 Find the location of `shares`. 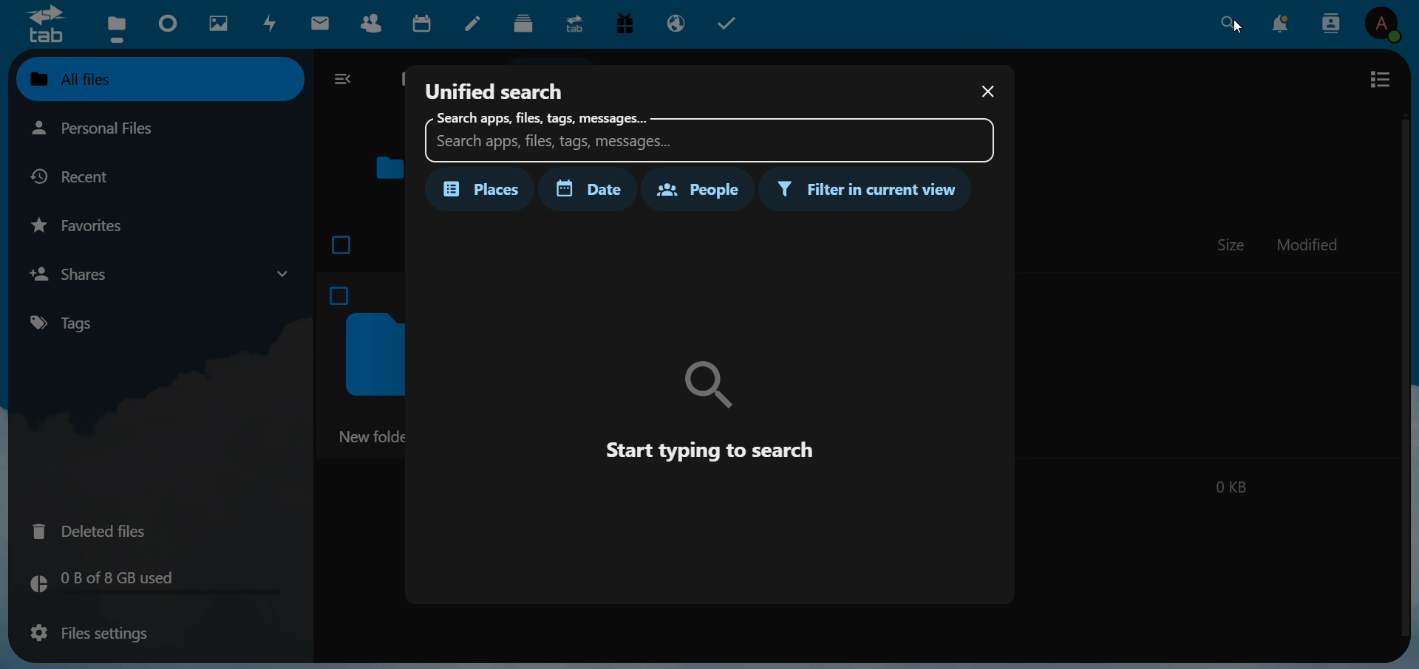

shares is located at coordinates (158, 273).